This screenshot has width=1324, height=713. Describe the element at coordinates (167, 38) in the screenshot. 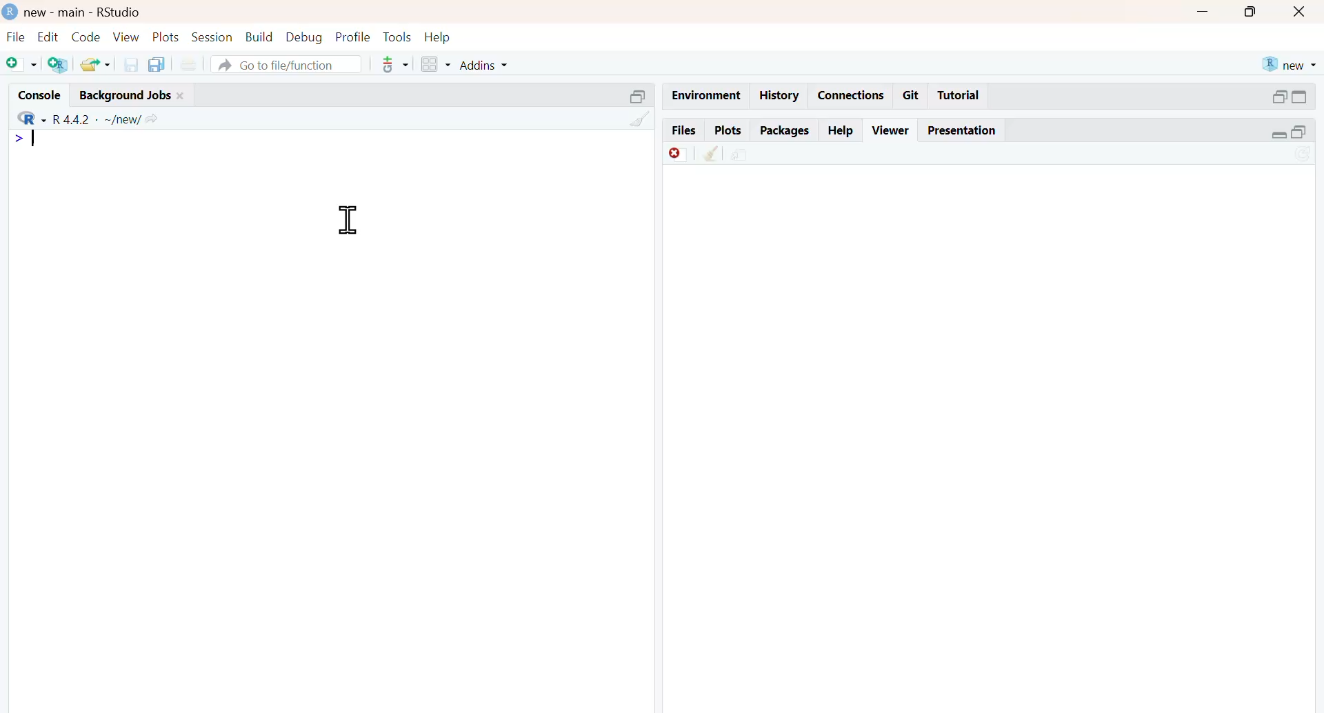

I see `plots` at that location.